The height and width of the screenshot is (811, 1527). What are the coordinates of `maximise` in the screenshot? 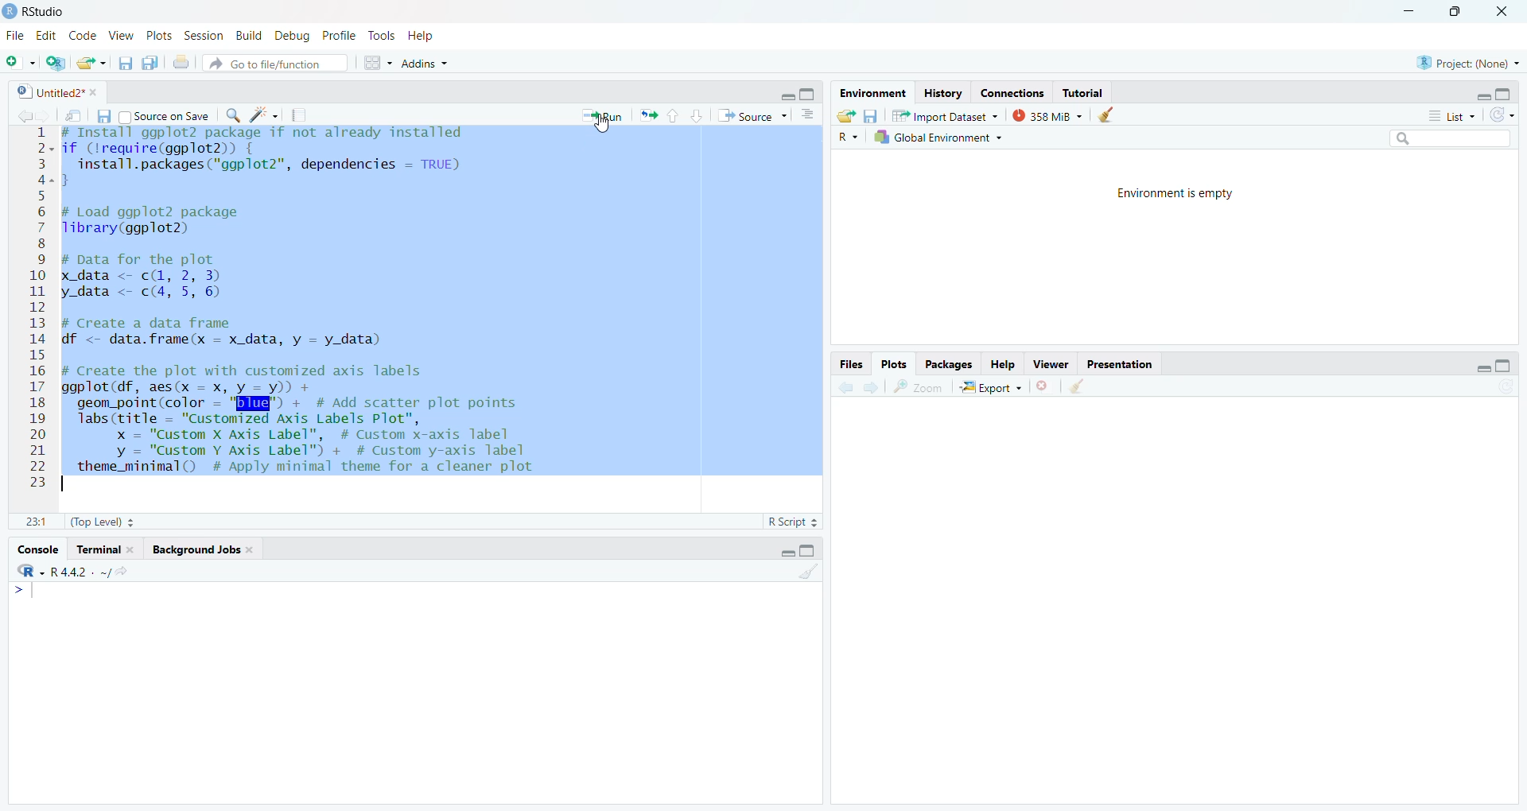 It's located at (1510, 91).